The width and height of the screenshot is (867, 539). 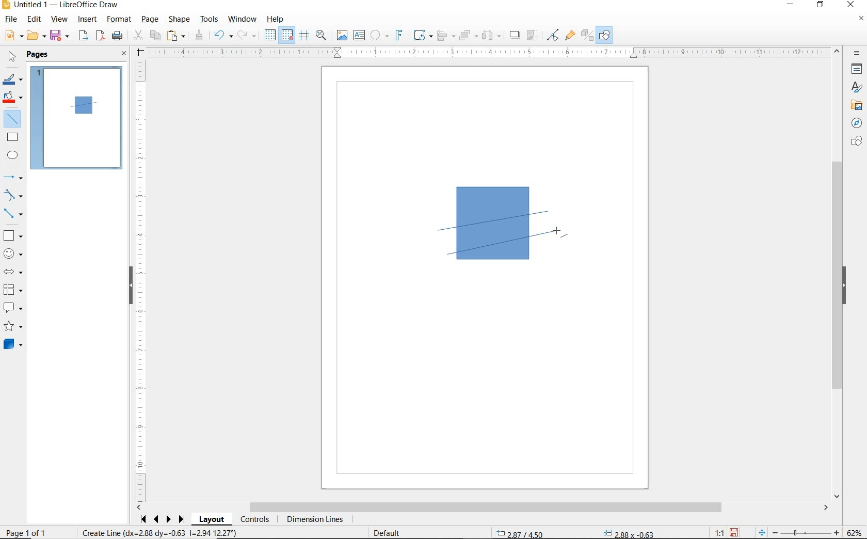 I want to click on SCROLLBAR, so click(x=839, y=273).